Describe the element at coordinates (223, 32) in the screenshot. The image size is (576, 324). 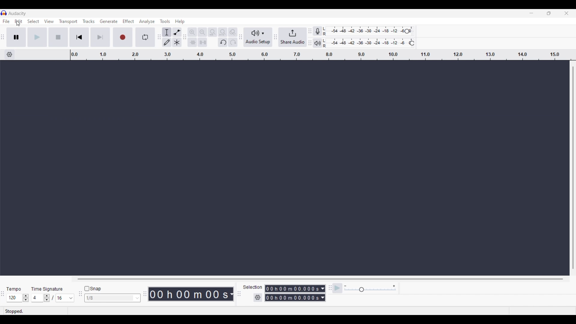
I see `Fit project to width` at that location.